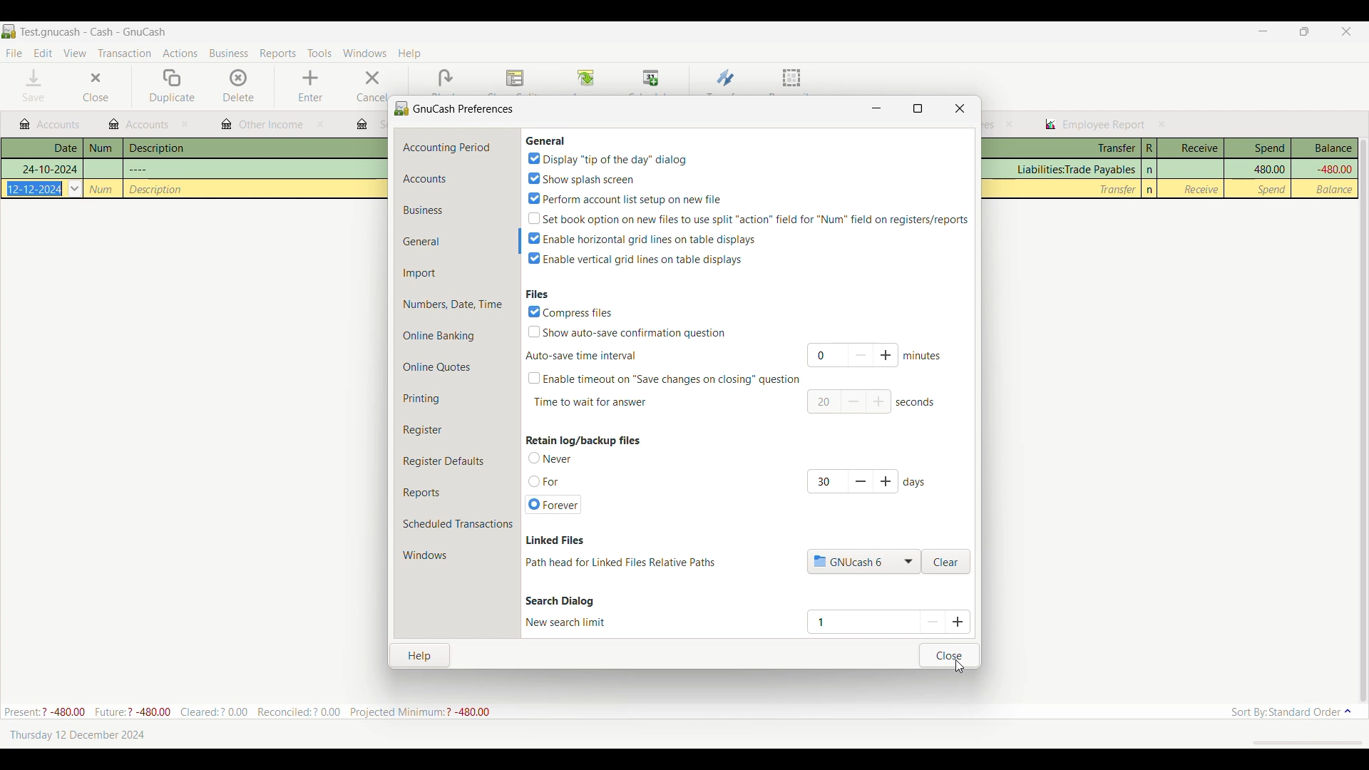 The width and height of the screenshot is (1369, 770). Describe the element at coordinates (1150, 190) in the screenshot. I see `n` at that location.